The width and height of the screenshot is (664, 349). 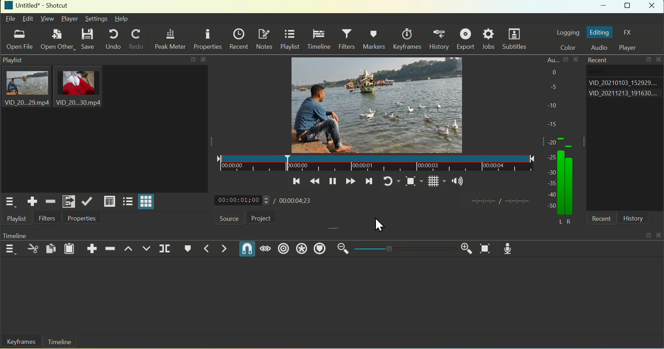 I want to click on File, so click(x=10, y=19).